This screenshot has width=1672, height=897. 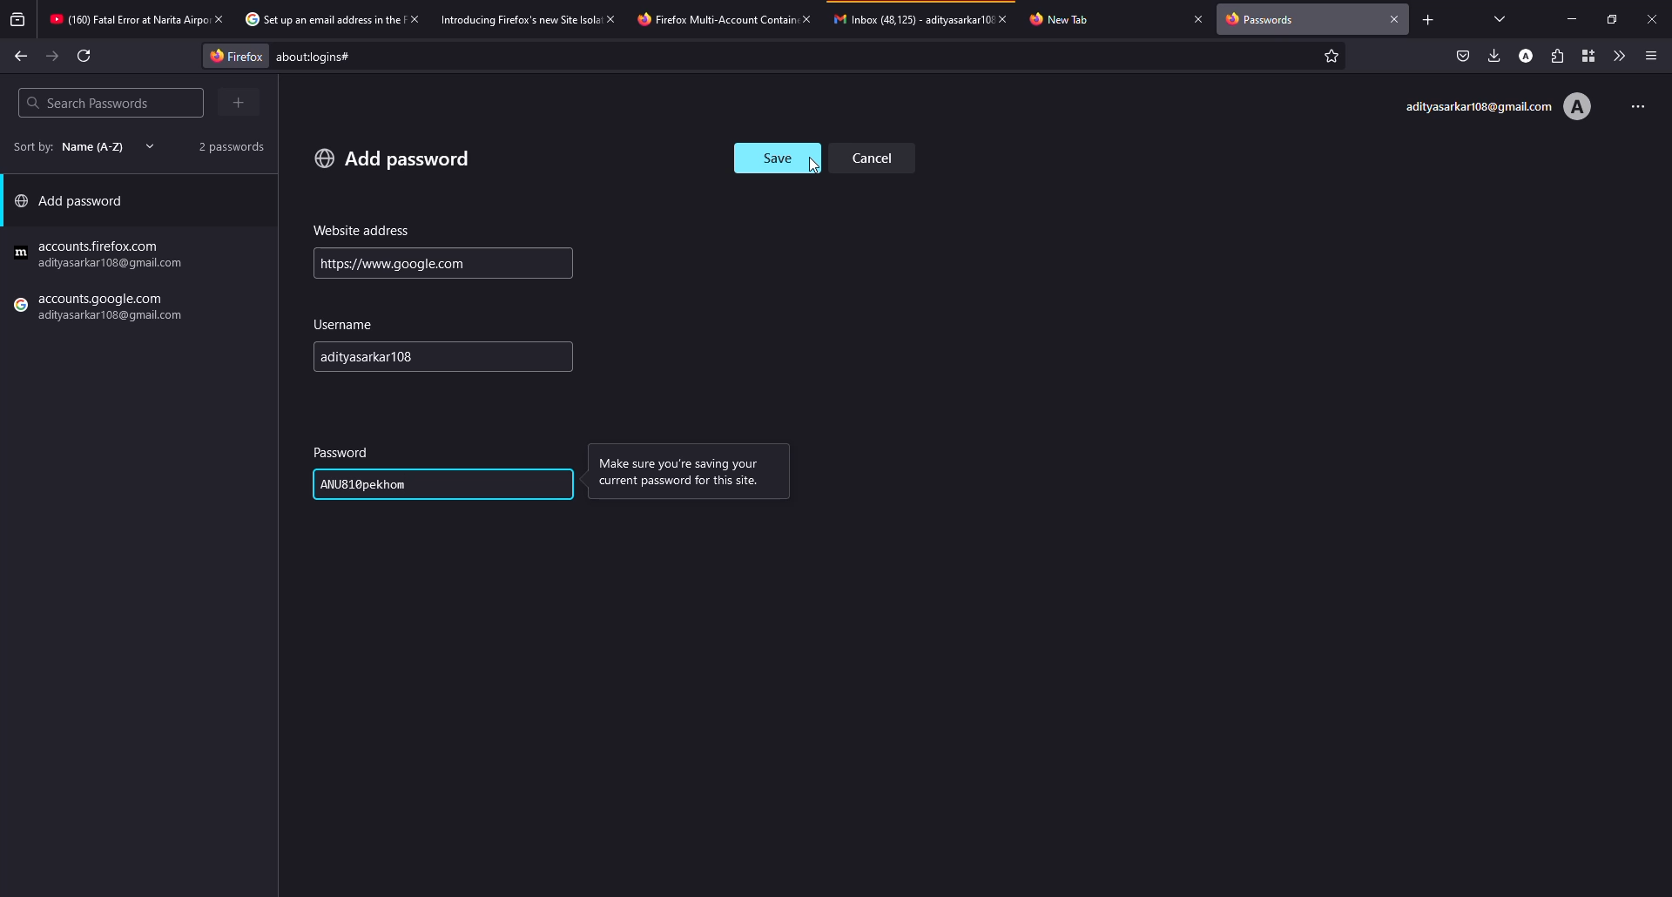 What do you see at coordinates (1500, 18) in the screenshot?
I see `view tab` at bounding box center [1500, 18].